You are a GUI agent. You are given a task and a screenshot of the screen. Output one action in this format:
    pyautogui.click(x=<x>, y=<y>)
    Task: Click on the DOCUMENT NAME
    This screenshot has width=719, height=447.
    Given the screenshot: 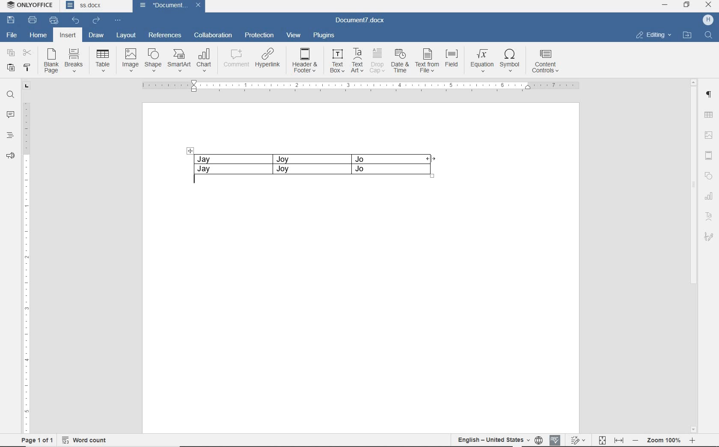 What is the action you would take?
    pyautogui.click(x=94, y=6)
    